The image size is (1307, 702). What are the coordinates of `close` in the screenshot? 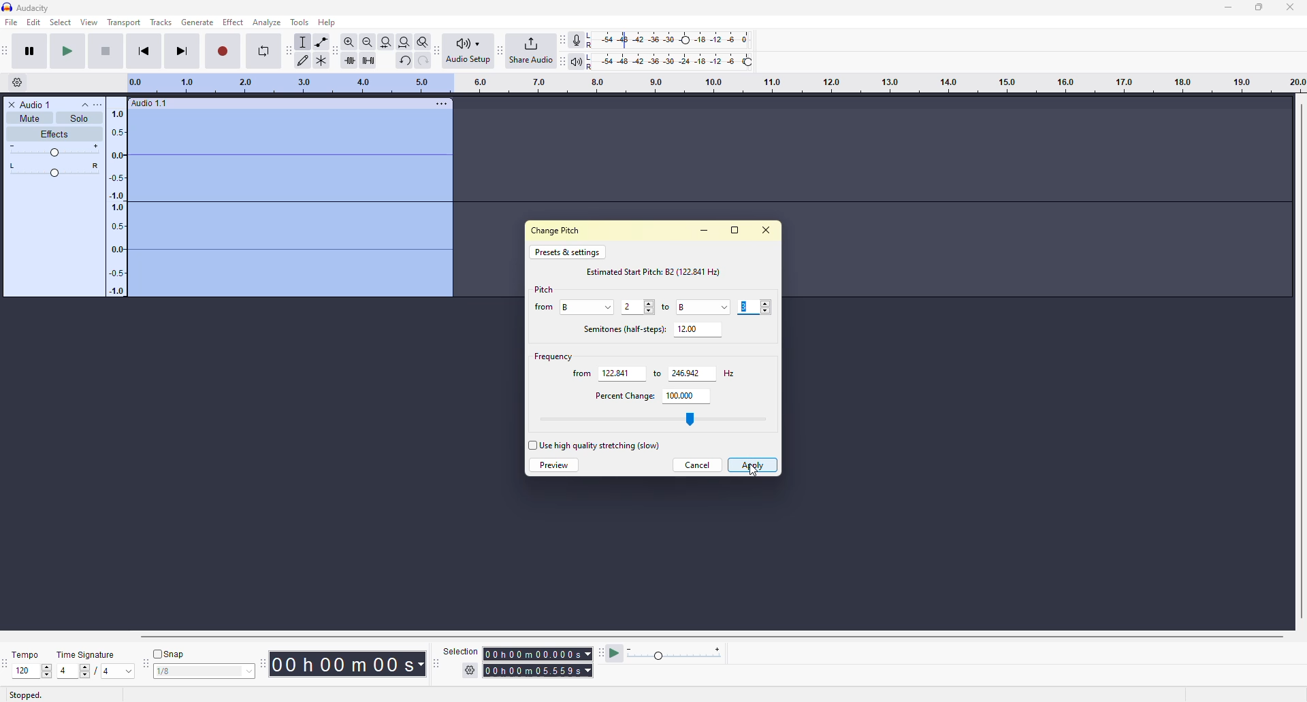 It's located at (1291, 7).